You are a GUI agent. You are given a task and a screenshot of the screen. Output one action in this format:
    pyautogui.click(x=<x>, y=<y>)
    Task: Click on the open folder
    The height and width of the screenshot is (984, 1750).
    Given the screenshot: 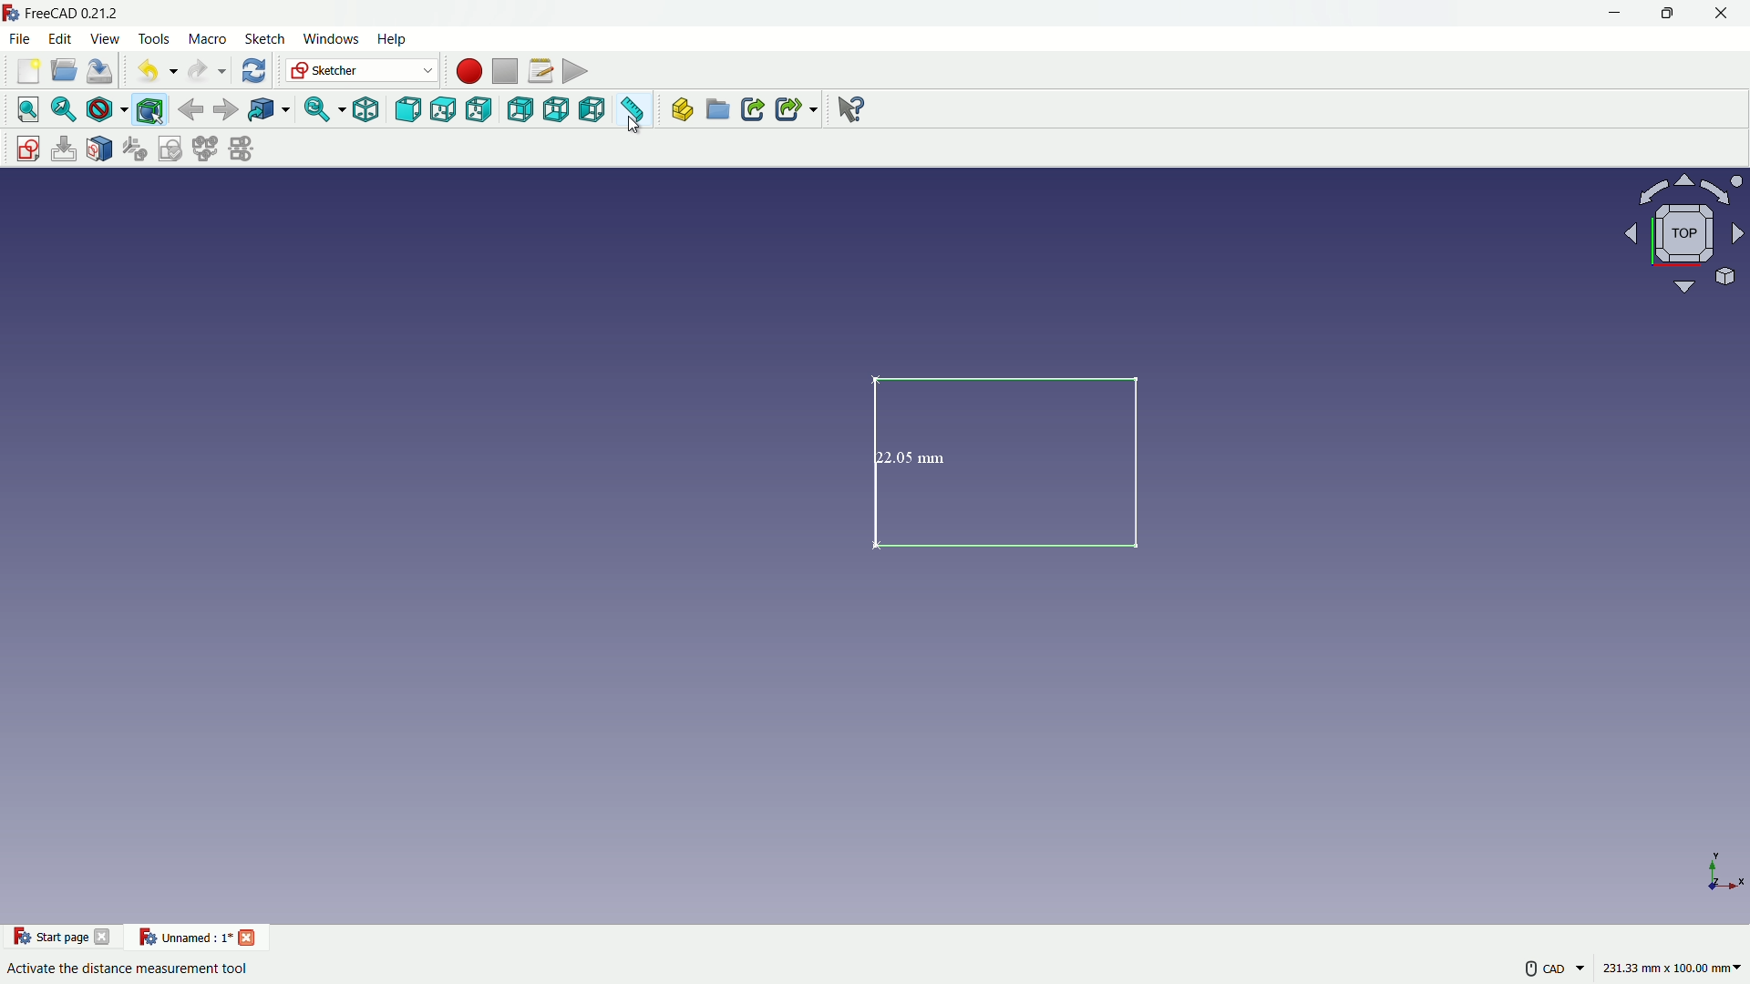 What is the action you would take?
    pyautogui.click(x=62, y=72)
    